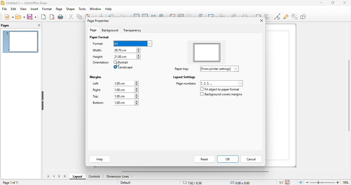 The height and width of the screenshot is (185, 351). What do you see at coordinates (126, 50) in the screenshot?
I see `29.70 cm` at bounding box center [126, 50].